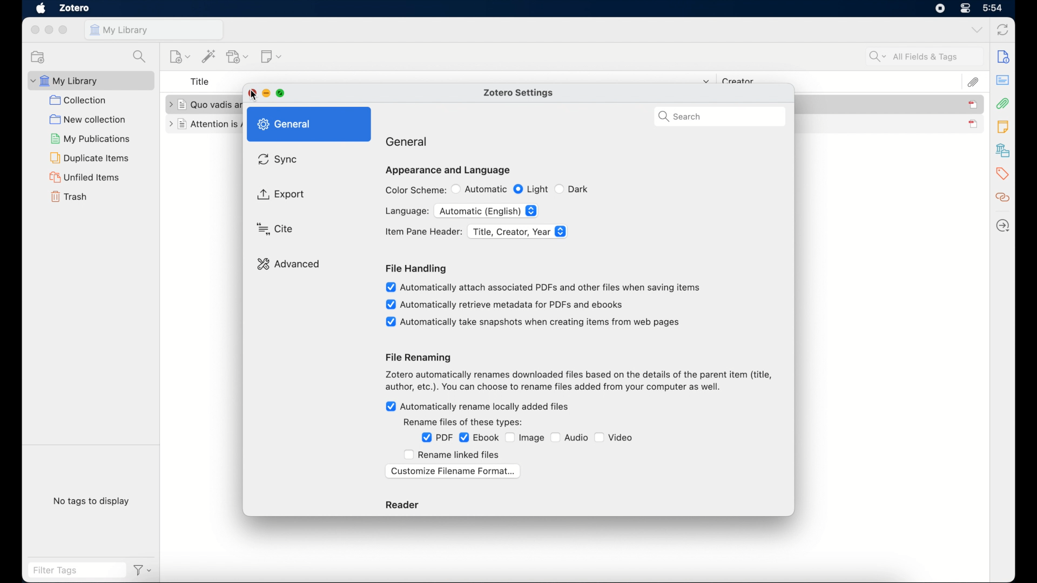 The image size is (1037, 583). I want to click on sync, so click(1002, 29).